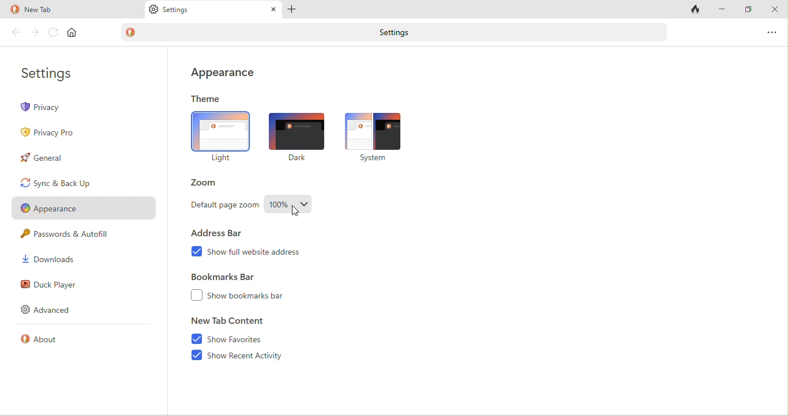  Describe the element at coordinates (52, 131) in the screenshot. I see `privacy pro` at that location.